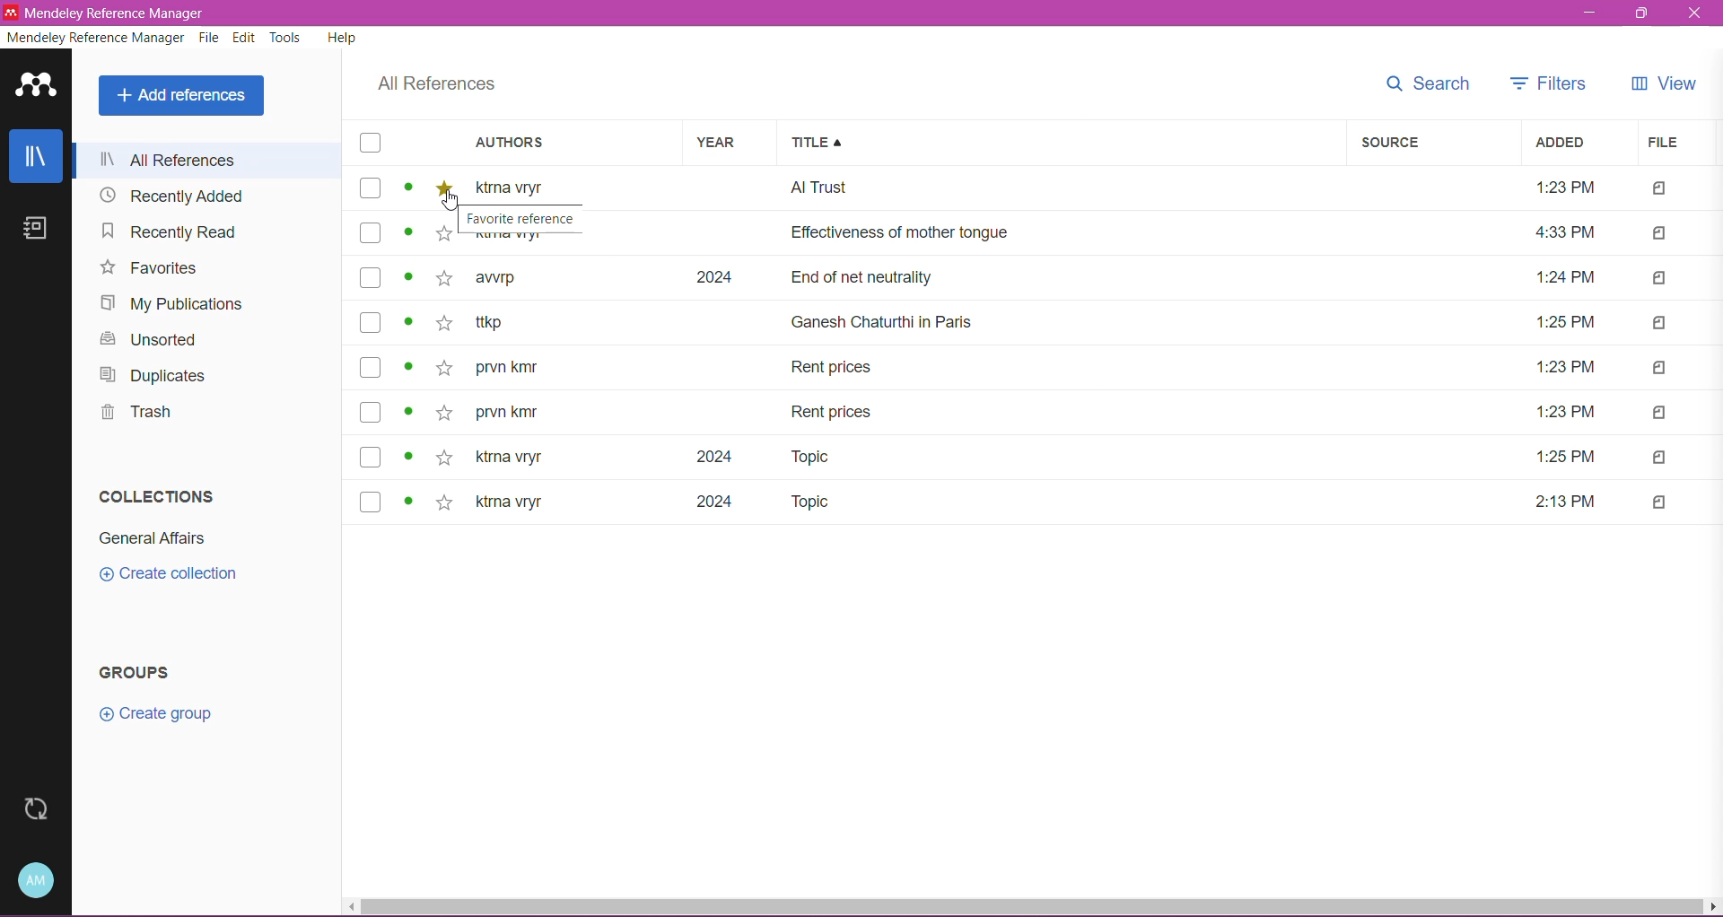 This screenshot has height=917, width=1723. What do you see at coordinates (1664, 86) in the screenshot?
I see `View` at bounding box center [1664, 86].